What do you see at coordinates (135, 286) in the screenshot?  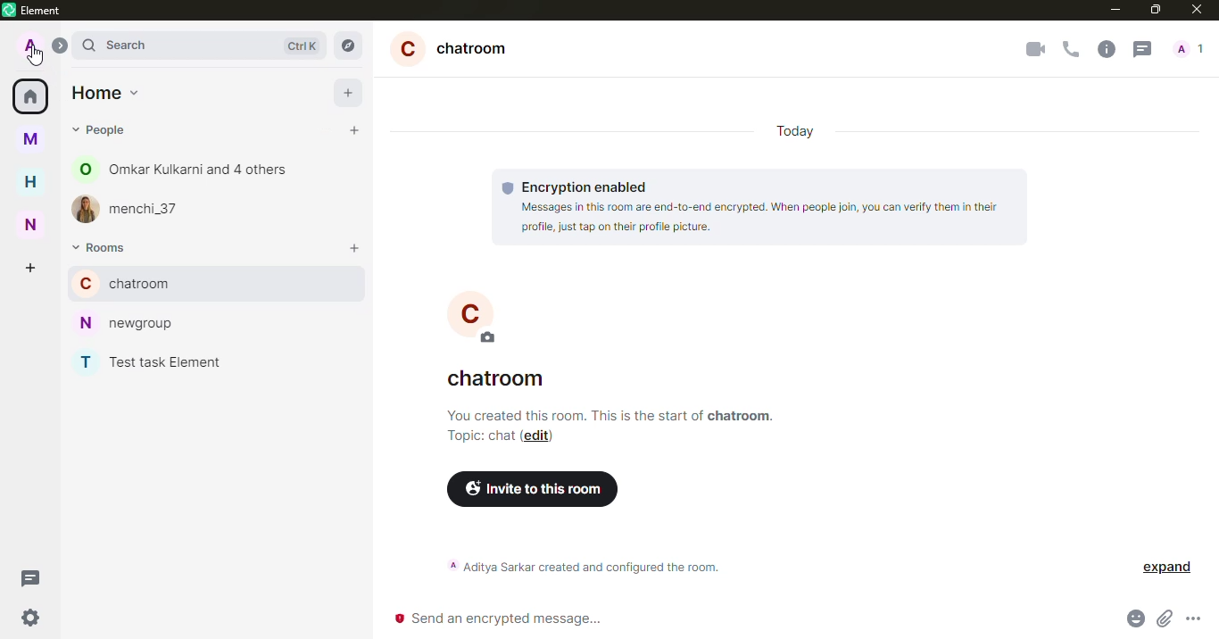 I see `chatroom` at bounding box center [135, 286].